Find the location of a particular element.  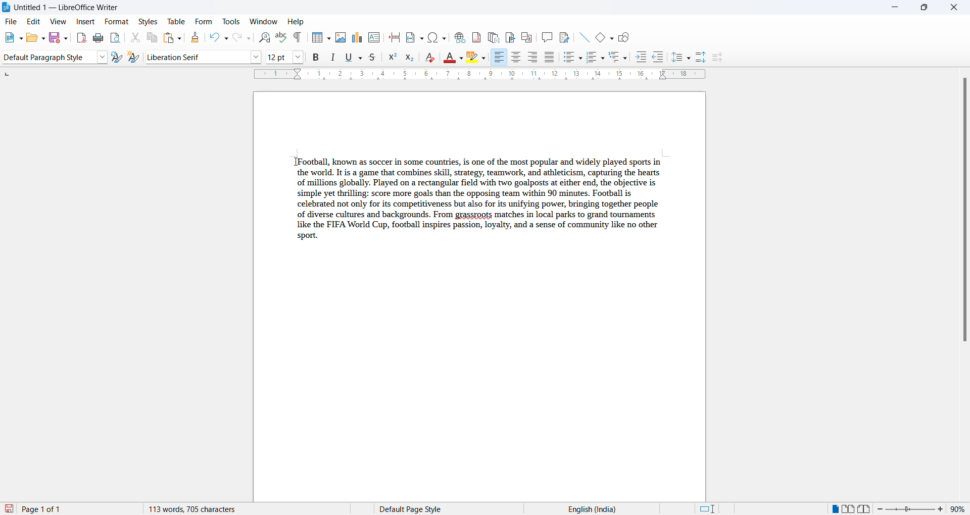

new file options is located at coordinates (19, 37).